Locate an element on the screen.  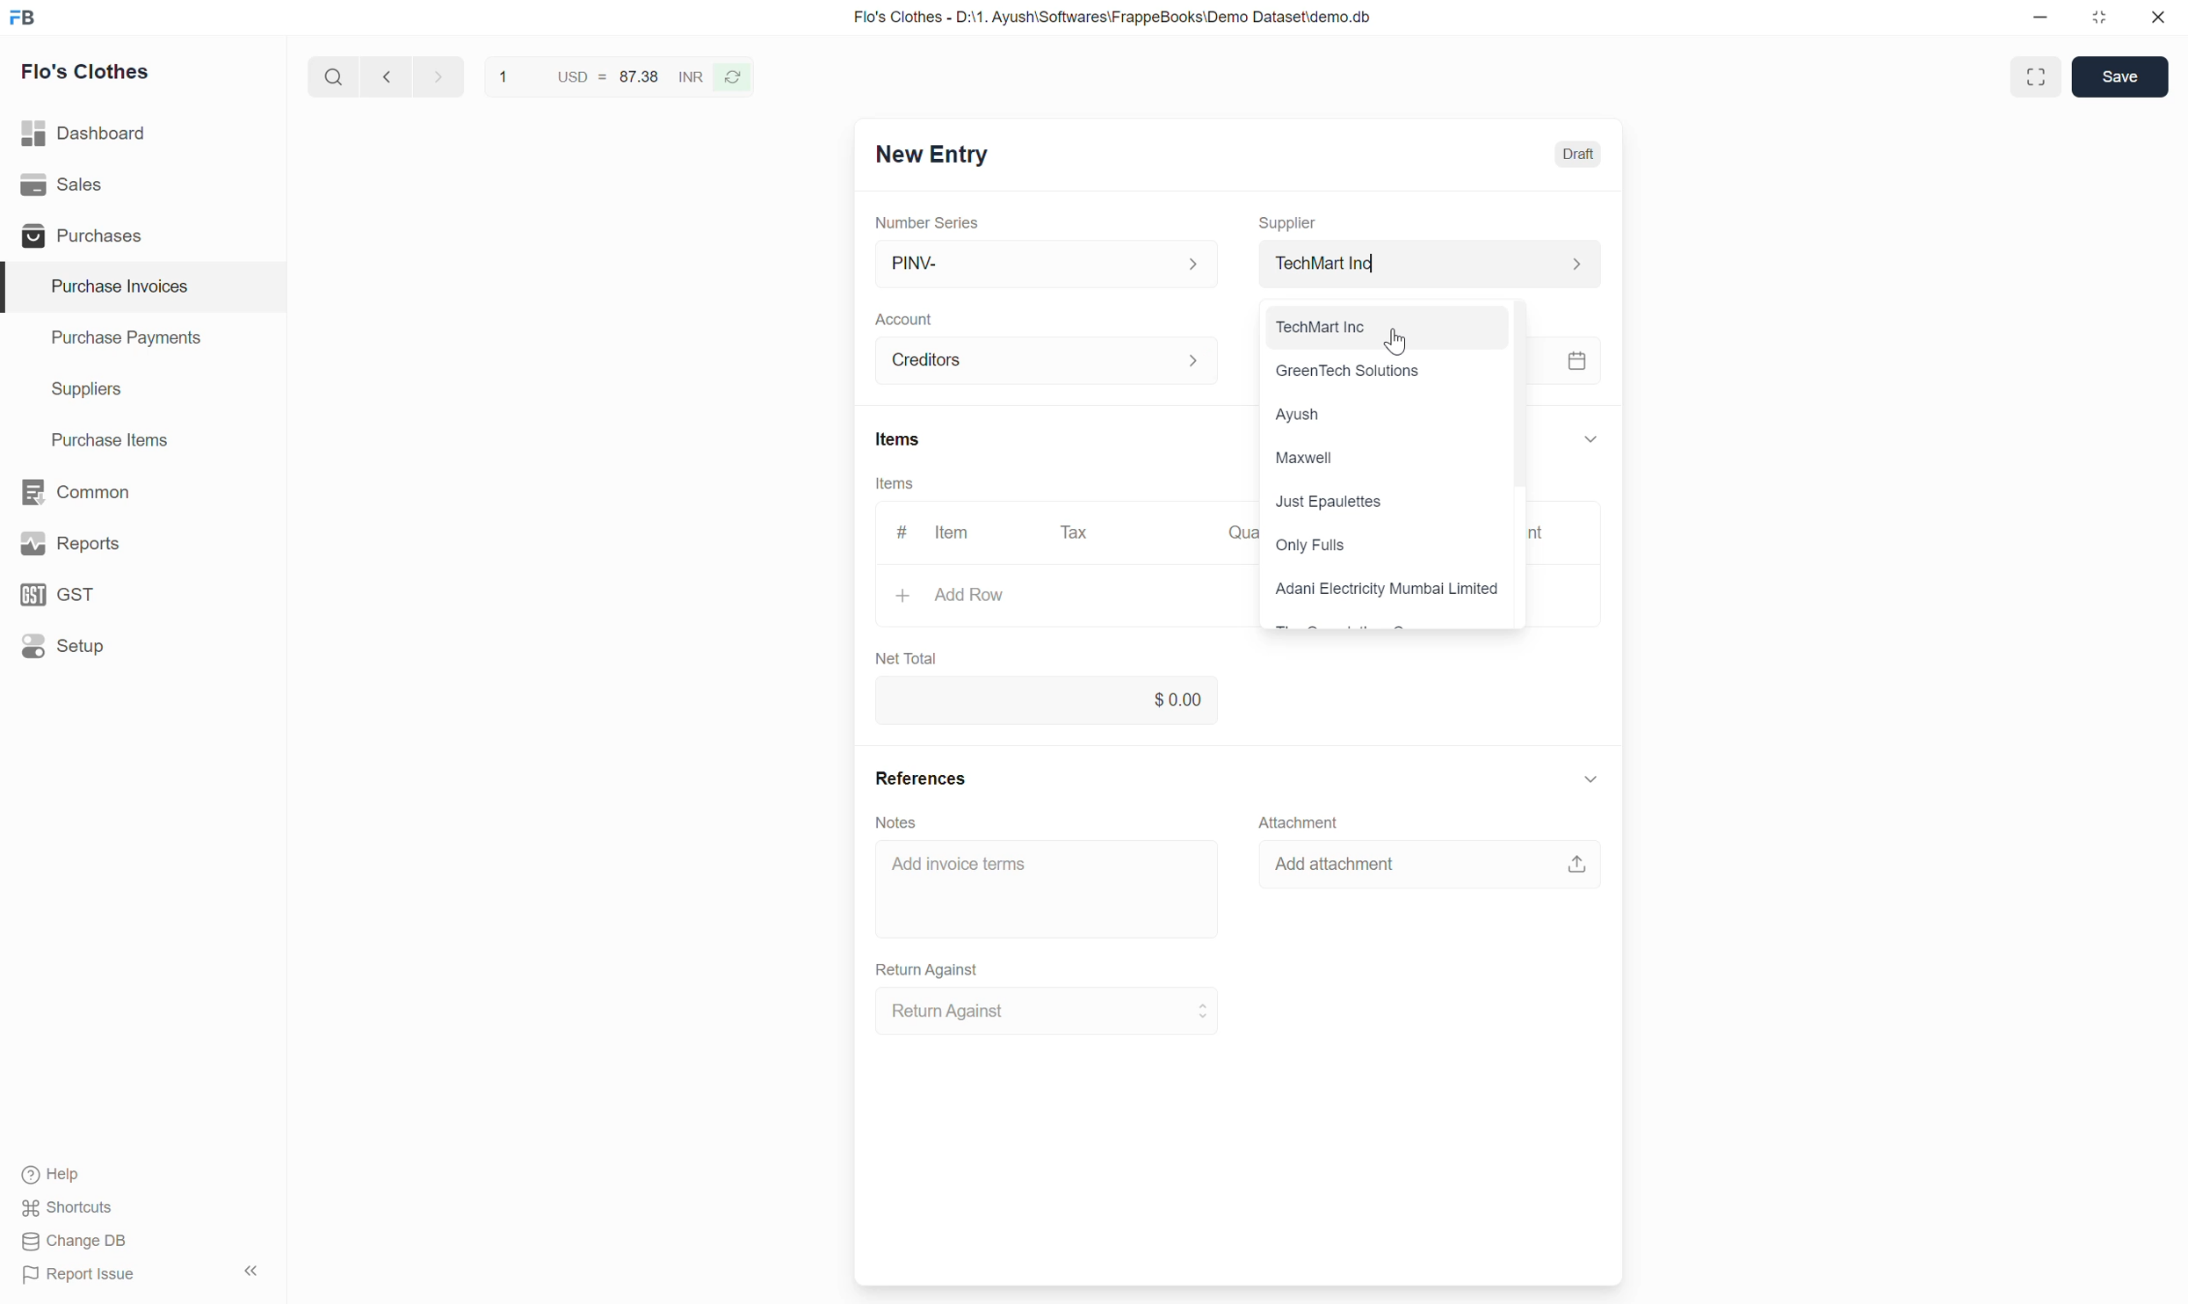
GST is located at coordinates (66, 594).